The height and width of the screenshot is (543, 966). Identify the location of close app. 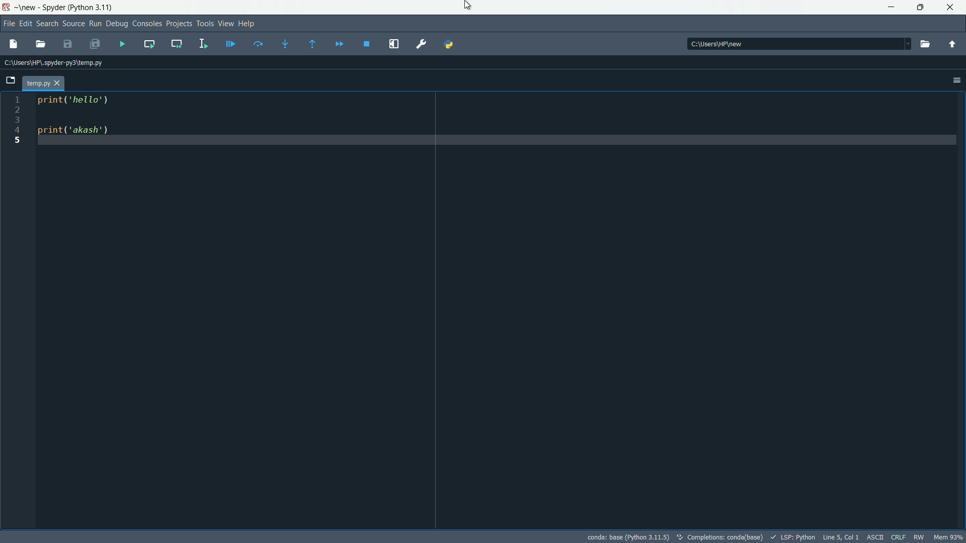
(951, 8).